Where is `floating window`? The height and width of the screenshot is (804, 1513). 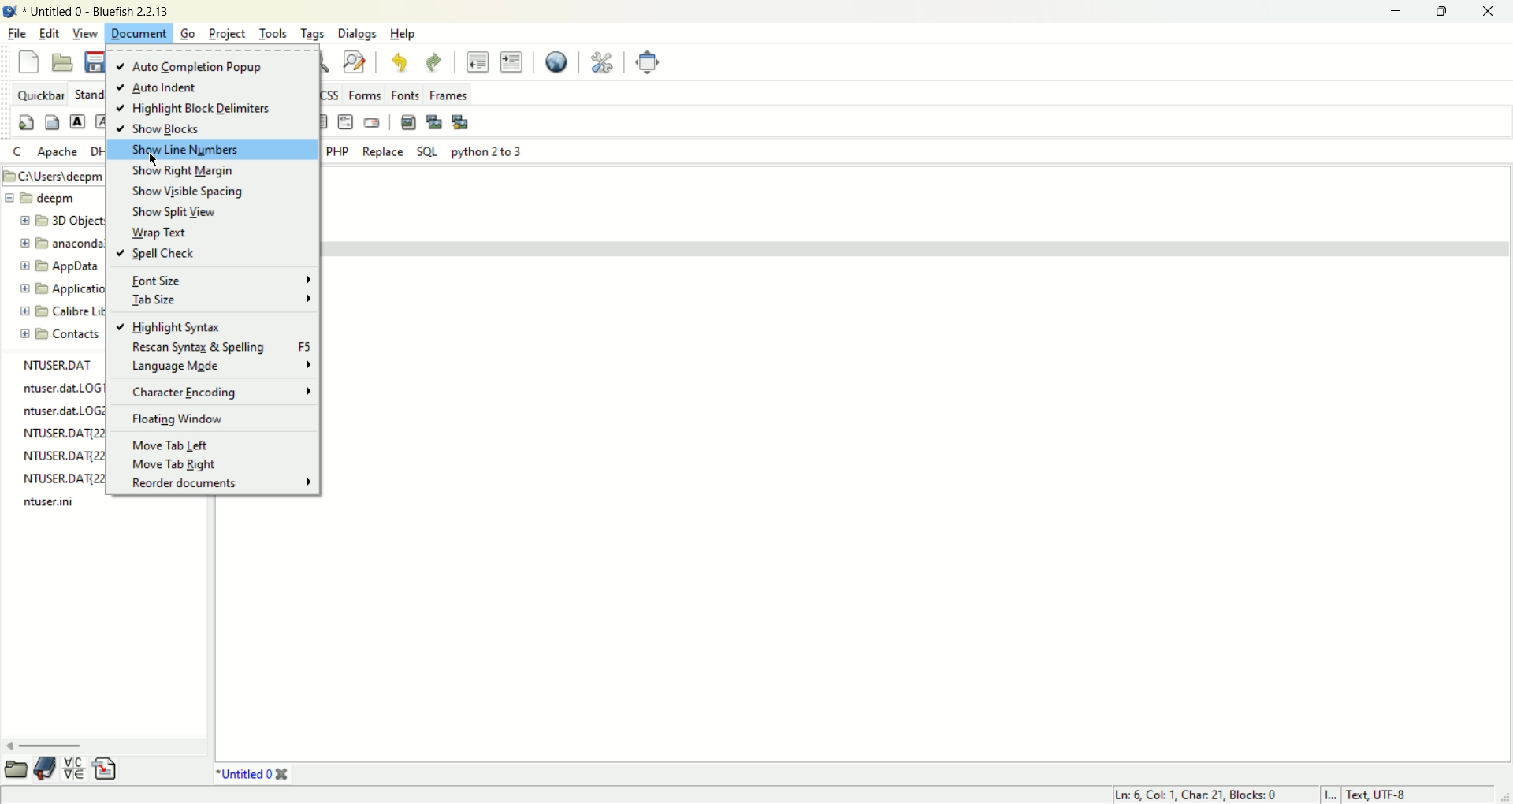 floating window is located at coordinates (182, 420).